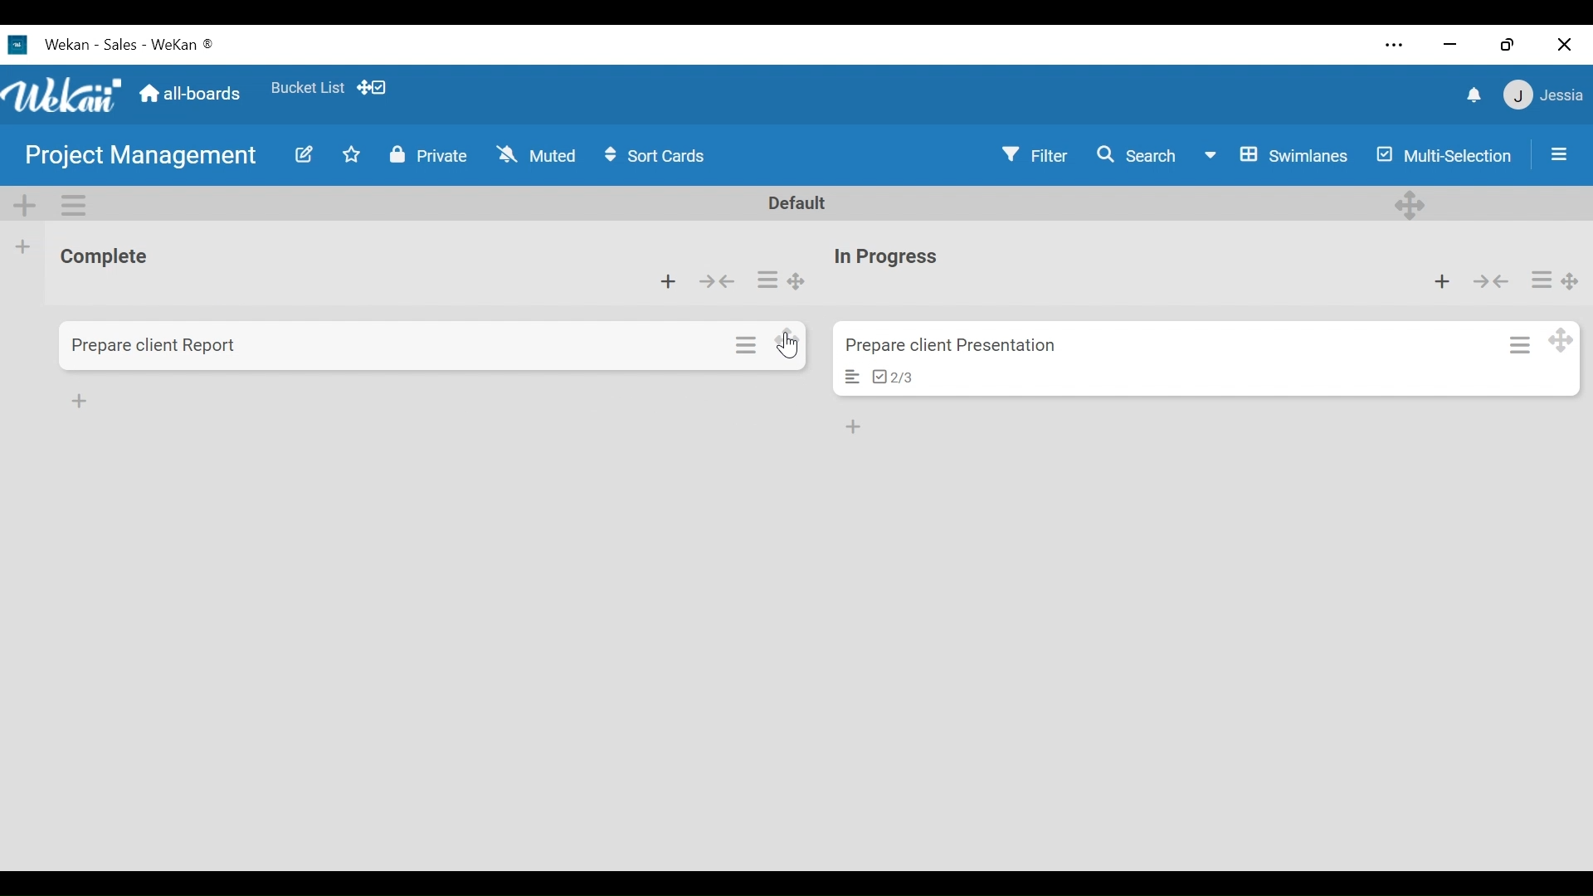 The width and height of the screenshot is (1593, 896). I want to click on Card, so click(431, 346).